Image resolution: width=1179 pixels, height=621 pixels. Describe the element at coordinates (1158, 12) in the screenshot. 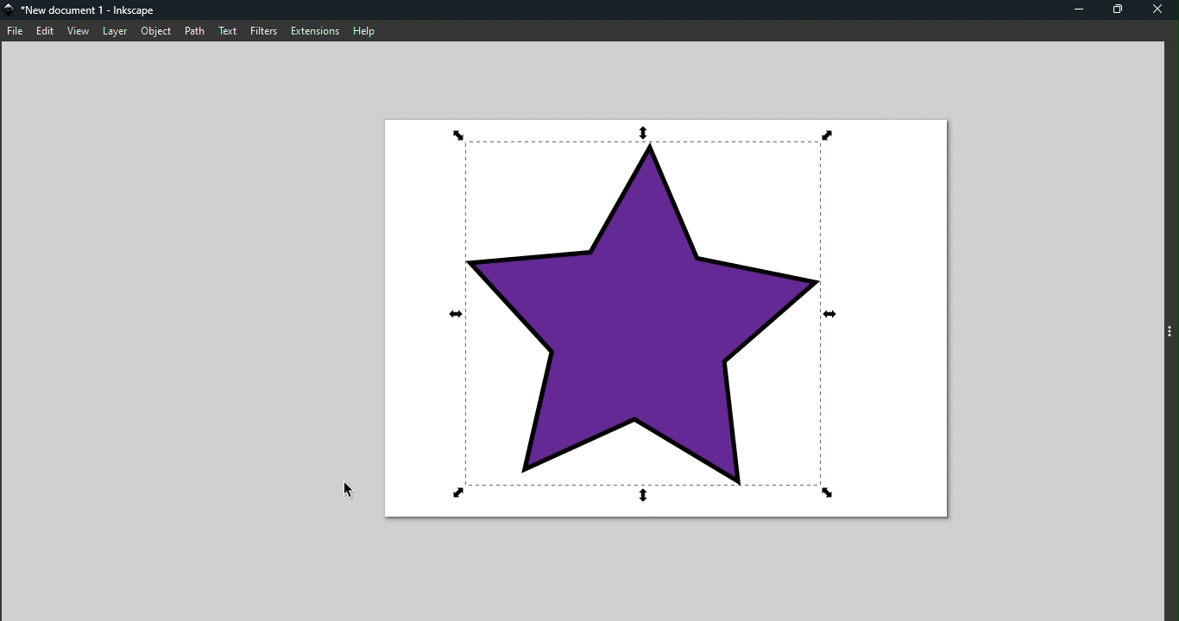

I see `Close` at that location.